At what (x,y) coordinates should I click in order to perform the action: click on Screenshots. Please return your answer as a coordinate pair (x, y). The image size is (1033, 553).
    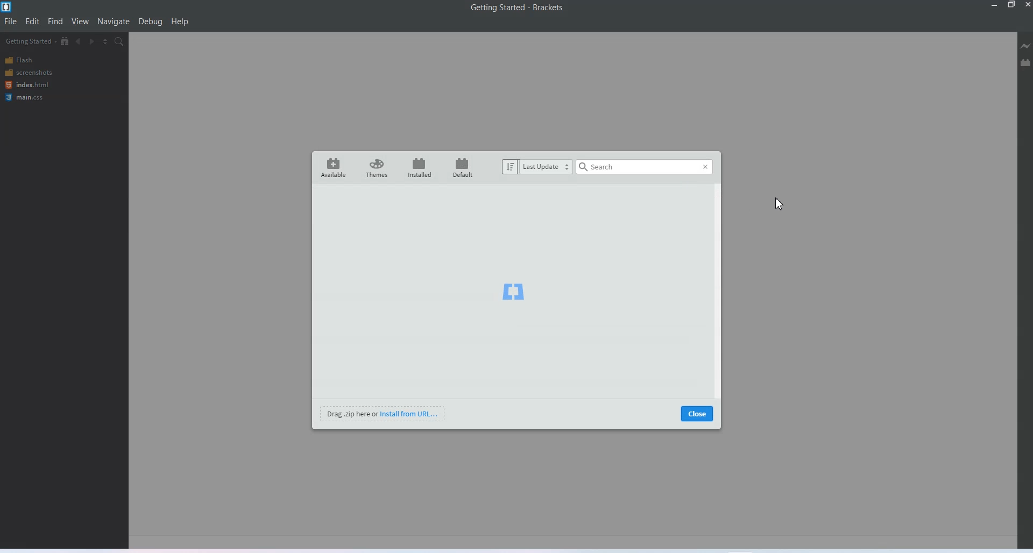
    Looking at the image, I should click on (29, 73).